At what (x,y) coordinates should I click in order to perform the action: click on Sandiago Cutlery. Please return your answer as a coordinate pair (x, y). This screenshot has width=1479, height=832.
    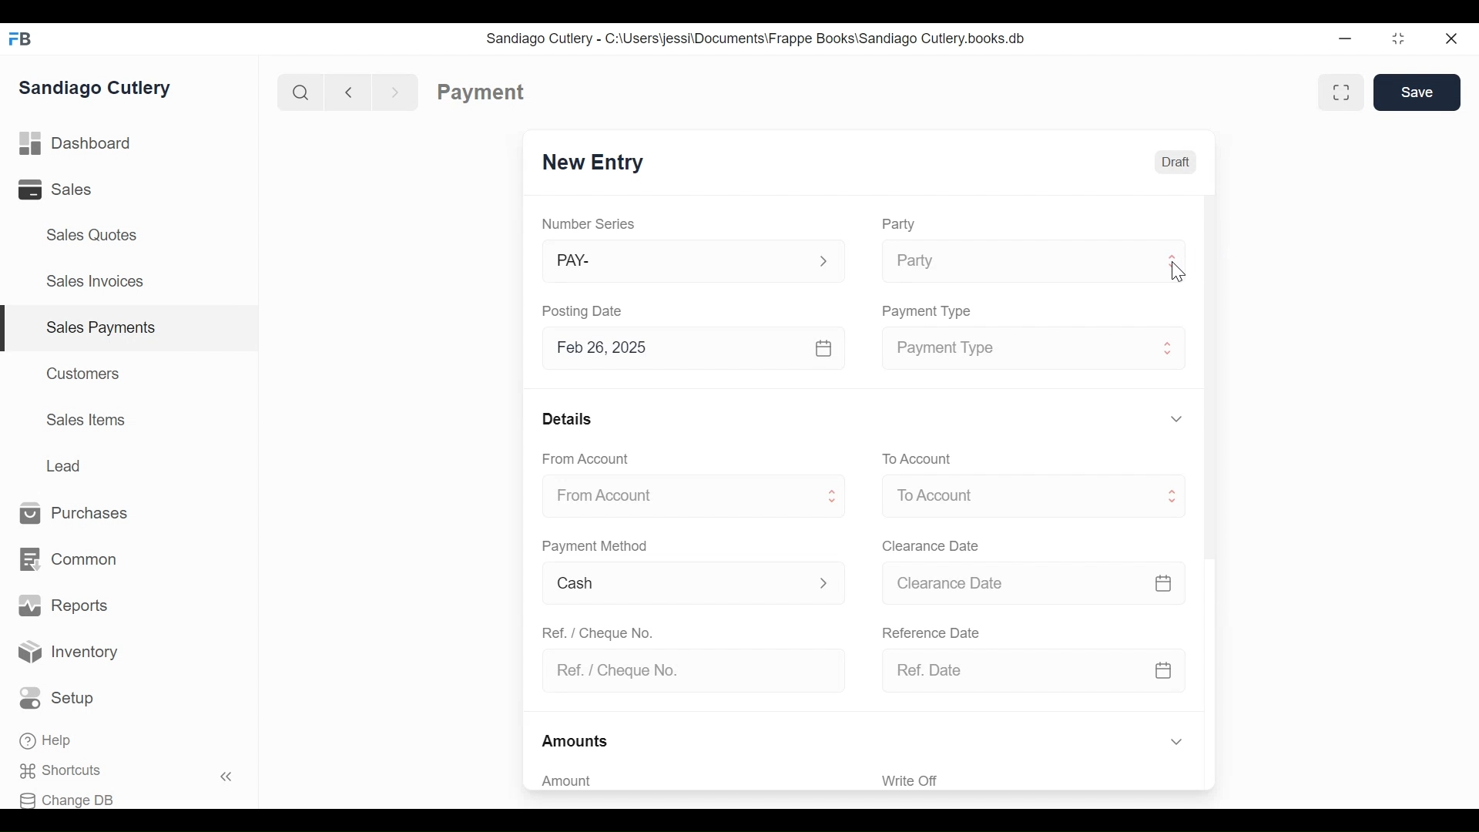
    Looking at the image, I should click on (98, 87).